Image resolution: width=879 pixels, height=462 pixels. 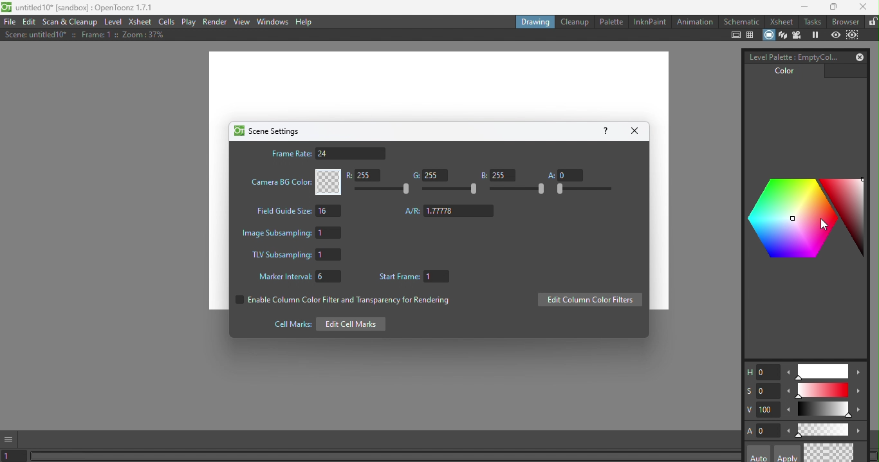 What do you see at coordinates (836, 35) in the screenshot?
I see `Preview` at bounding box center [836, 35].